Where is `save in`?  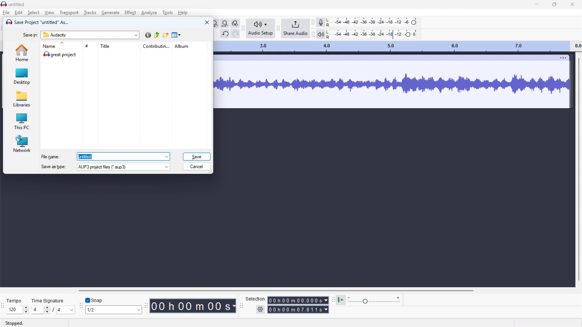
save in is located at coordinates (31, 35).